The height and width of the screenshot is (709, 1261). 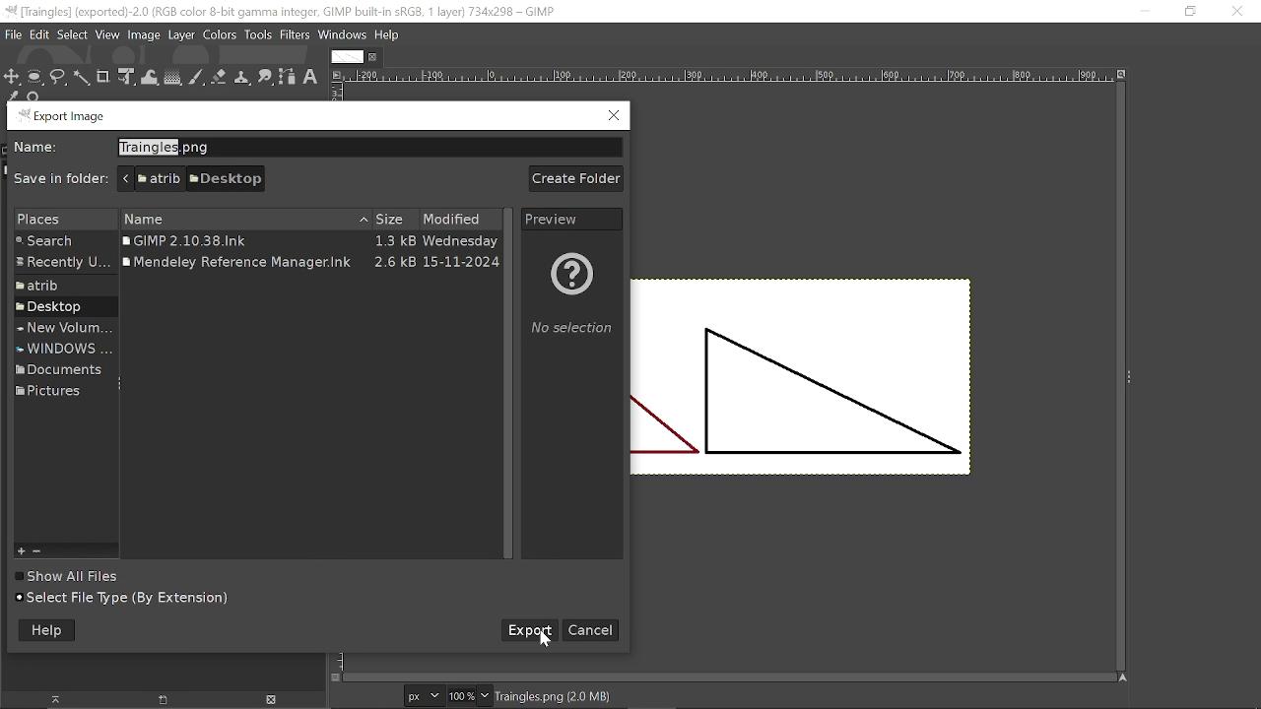 What do you see at coordinates (63, 349) in the screenshot?
I see `folder` at bounding box center [63, 349].